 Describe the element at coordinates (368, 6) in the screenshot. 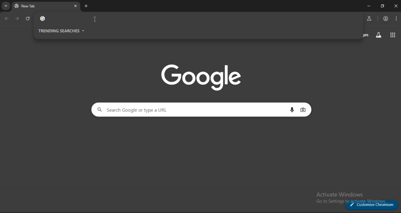

I see `minimize` at that location.